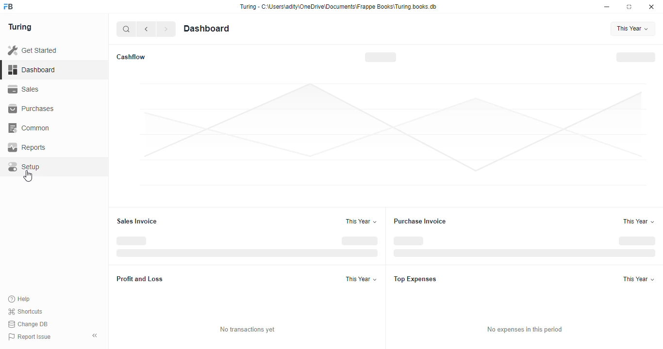 Image resolution: width=663 pixels, height=349 pixels. Describe the element at coordinates (44, 49) in the screenshot. I see `Get Started` at that location.